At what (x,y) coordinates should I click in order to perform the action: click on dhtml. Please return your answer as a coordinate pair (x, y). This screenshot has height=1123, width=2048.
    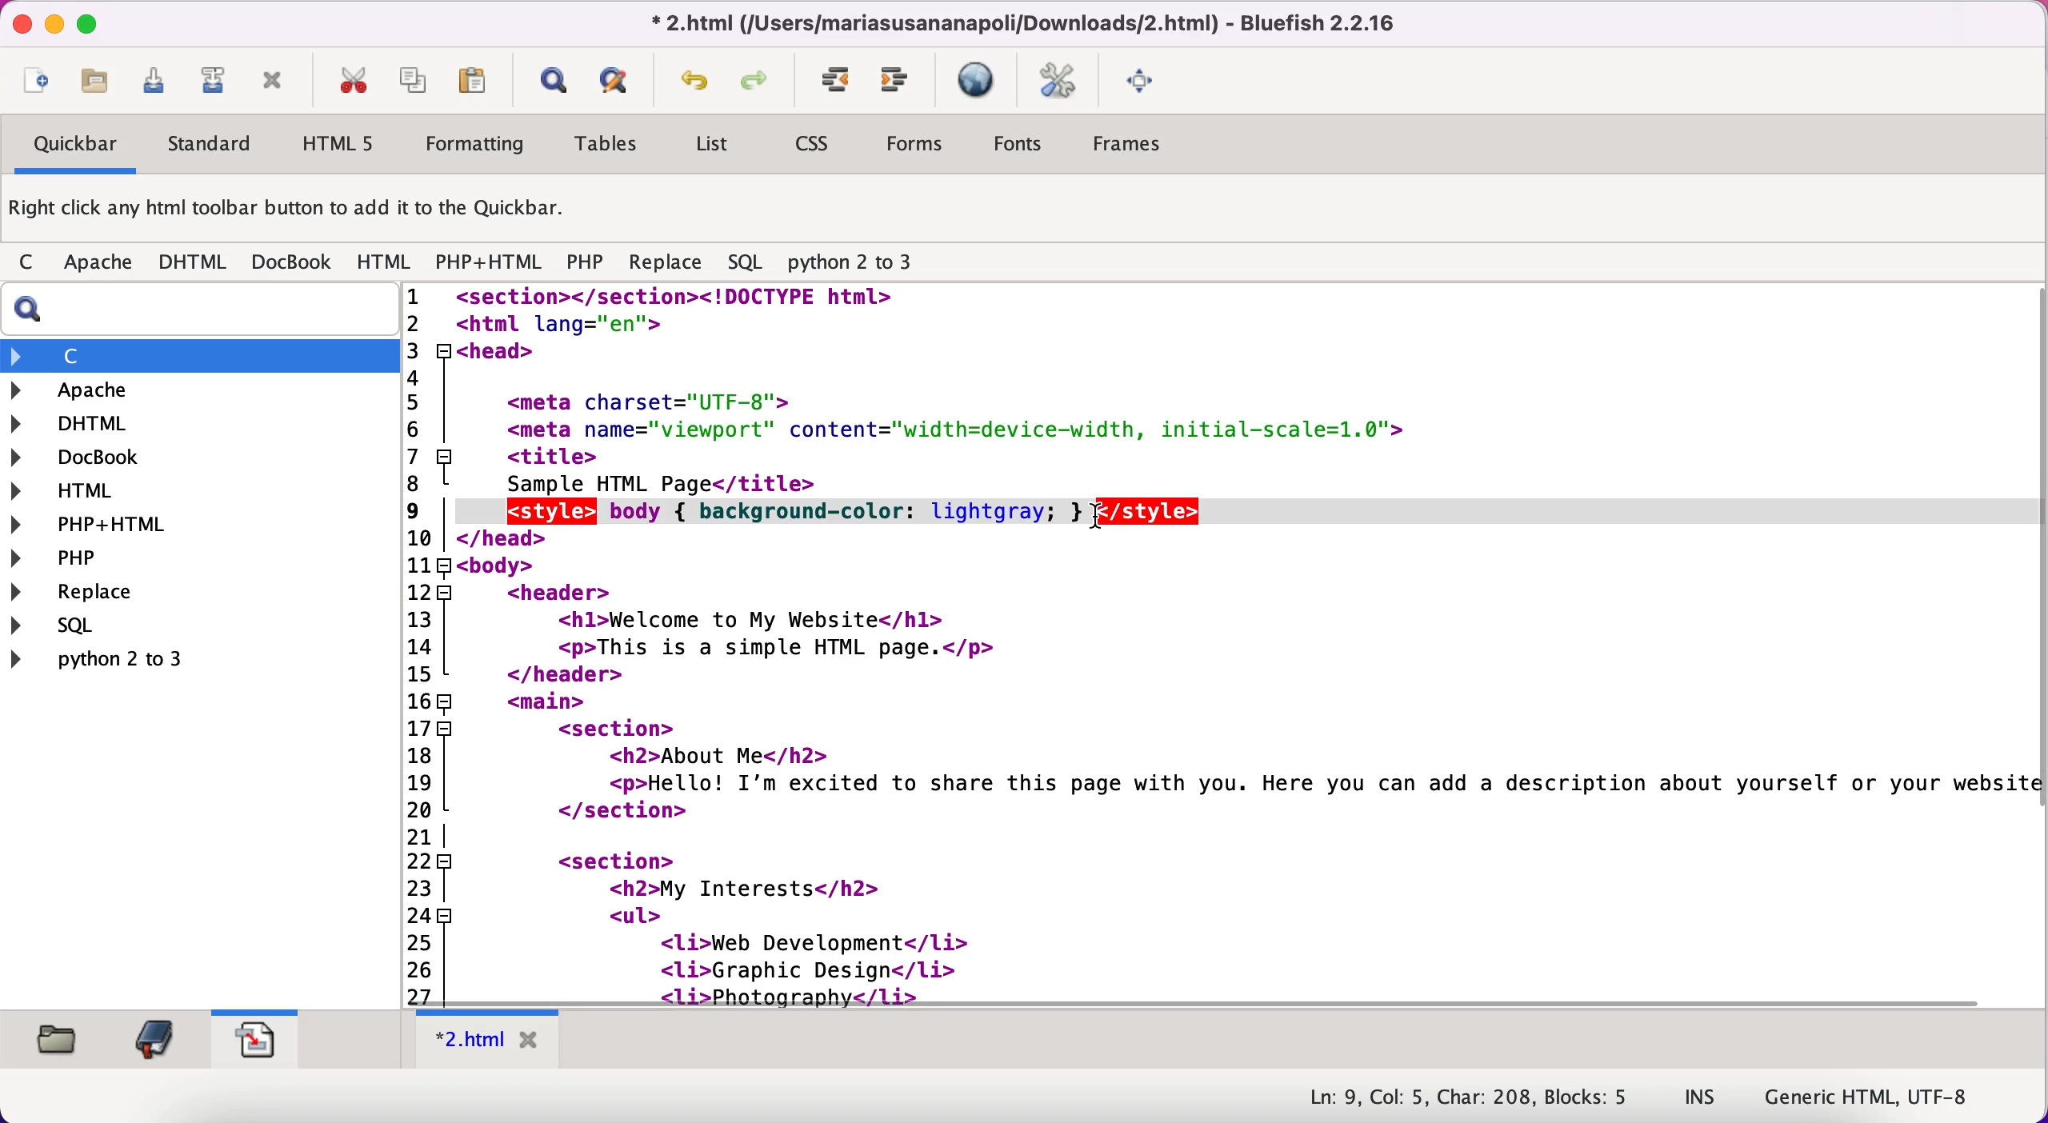
    Looking at the image, I should click on (194, 263).